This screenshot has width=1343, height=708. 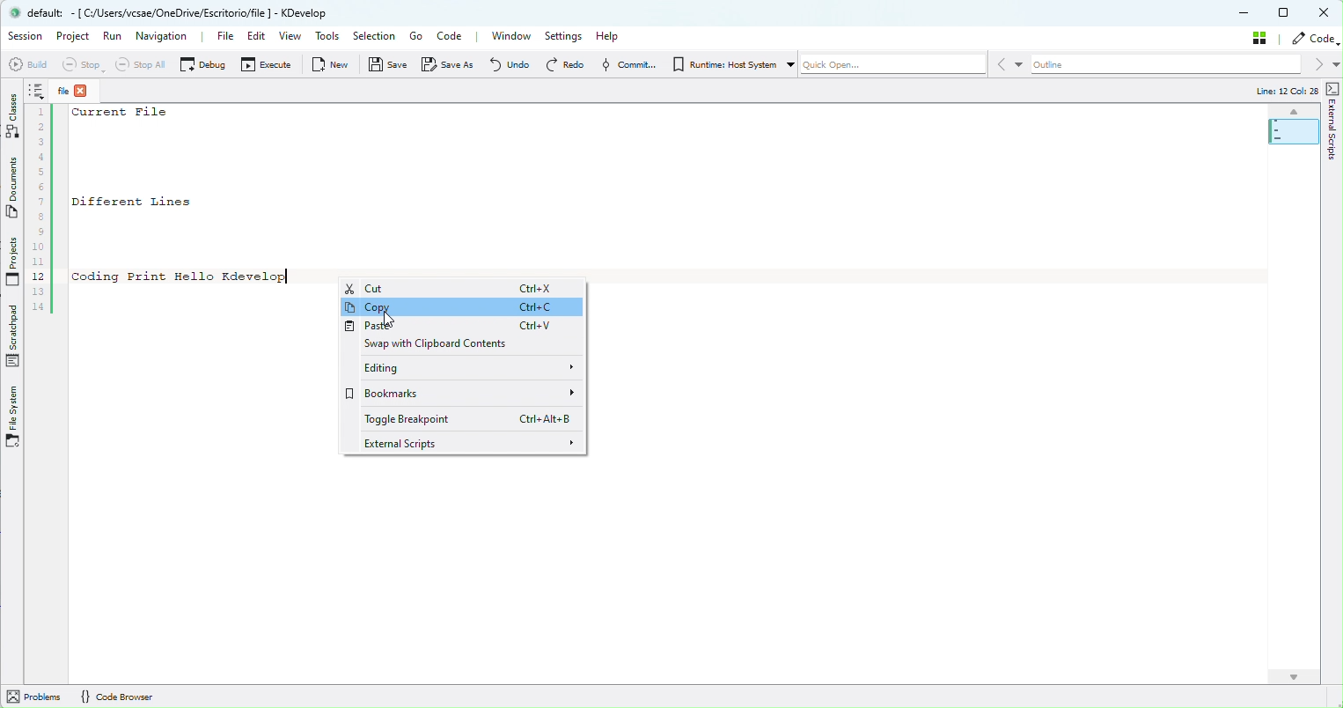 I want to click on Page Scroll Arrow, so click(x=1300, y=681).